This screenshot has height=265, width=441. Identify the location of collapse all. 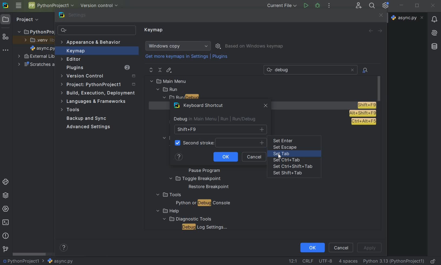
(160, 70).